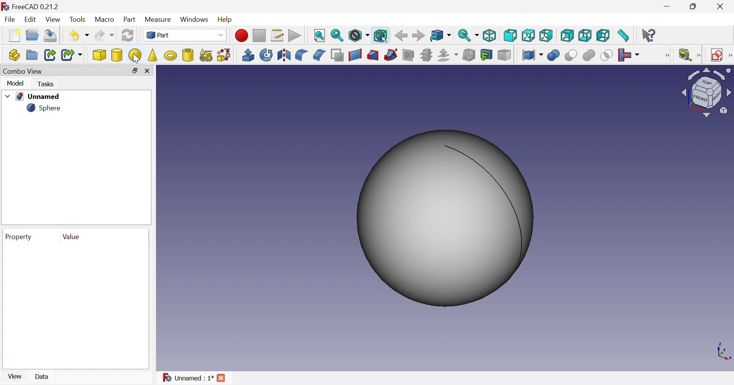 The width and height of the screenshot is (734, 385). I want to click on Save, so click(51, 36).